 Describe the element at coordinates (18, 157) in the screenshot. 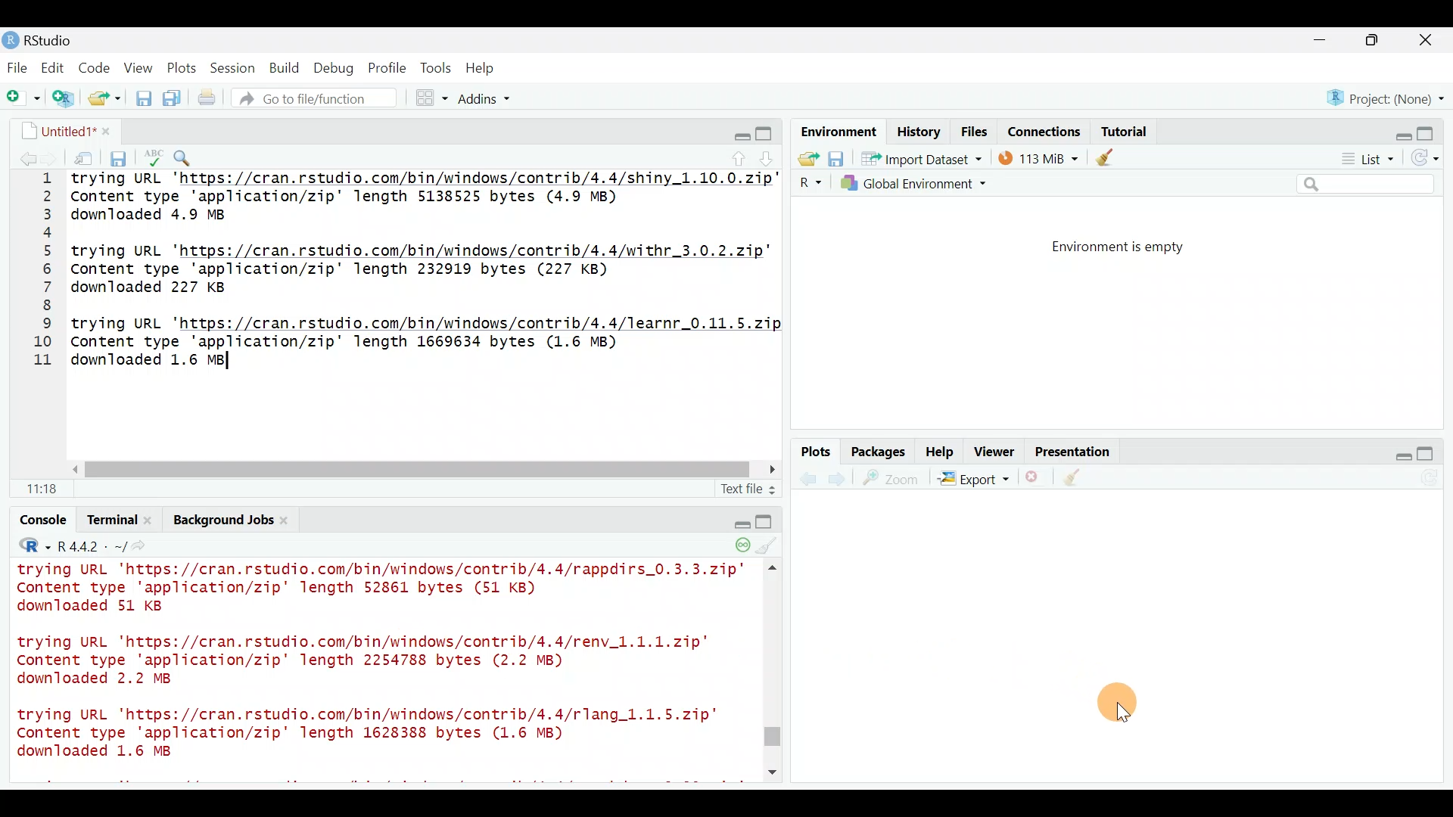

I see `go back to previous source location` at that location.